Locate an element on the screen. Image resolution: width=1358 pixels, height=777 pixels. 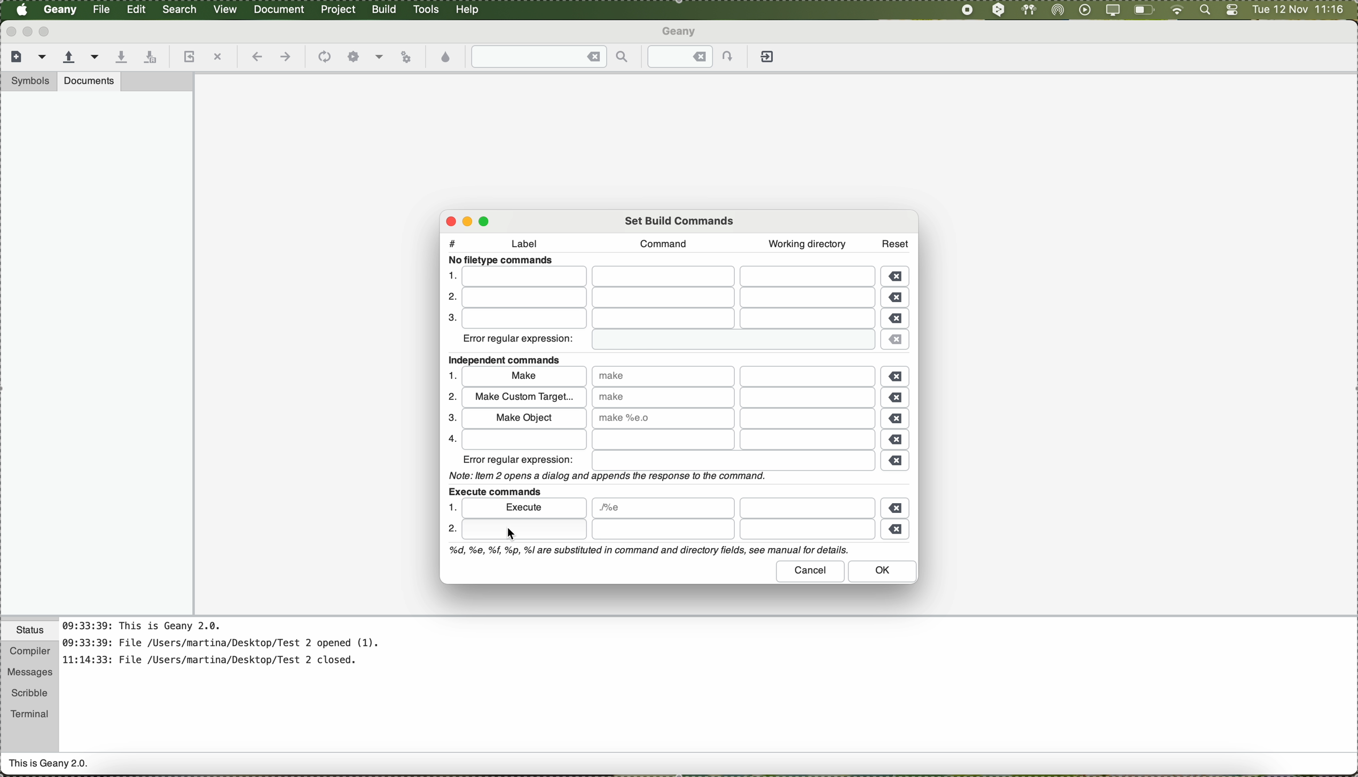
airdrop is located at coordinates (1058, 10).